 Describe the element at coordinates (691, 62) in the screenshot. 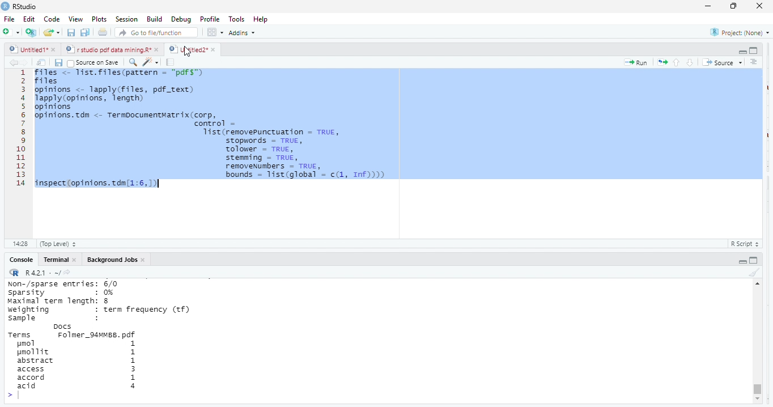

I see `go to next section/chunk` at that location.